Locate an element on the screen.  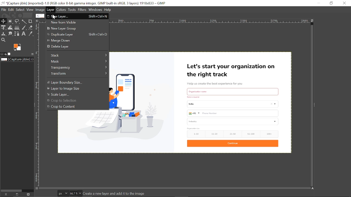
Current zoom is located at coordinates (73, 193).